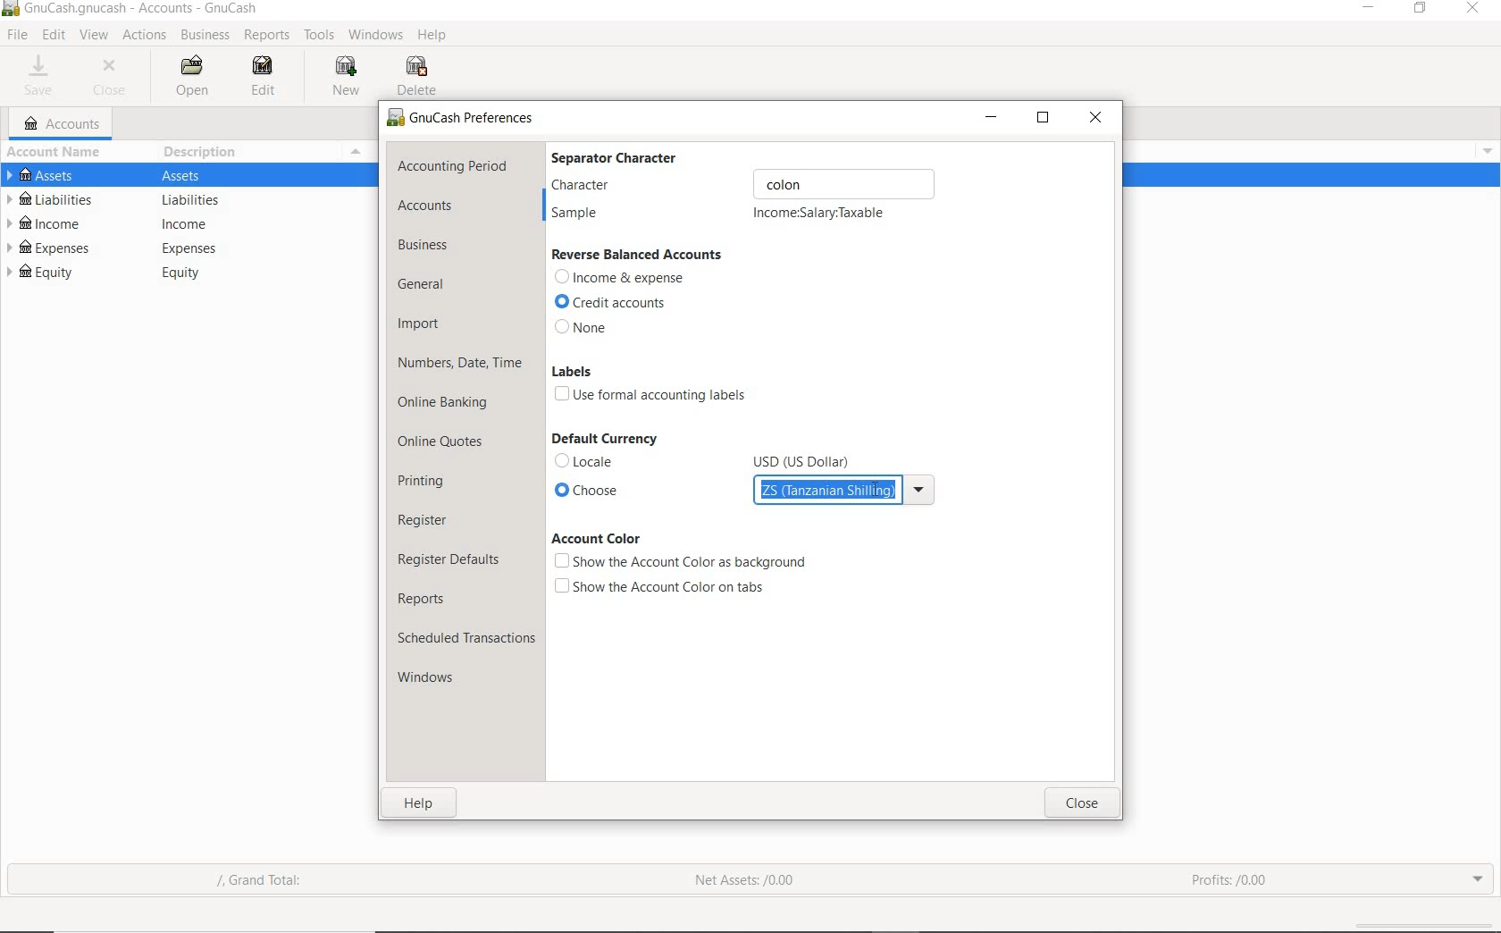 This screenshot has height=933, width=1501. Describe the element at coordinates (440, 680) in the screenshot. I see `windows` at that location.